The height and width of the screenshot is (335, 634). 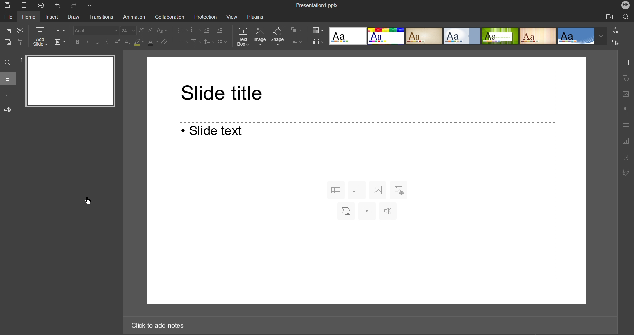 What do you see at coordinates (73, 17) in the screenshot?
I see `Draw` at bounding box center [73, 17].